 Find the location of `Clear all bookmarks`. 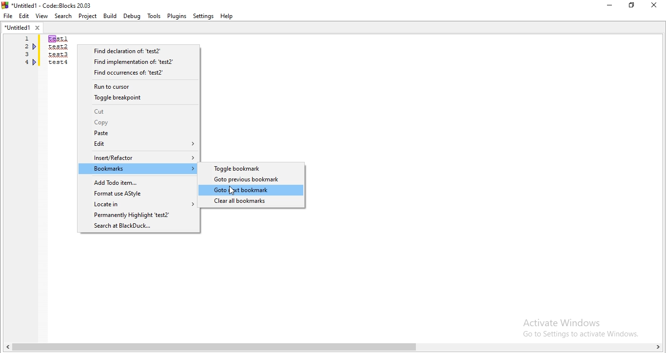

Clear all bookmarks is located at coordinates (252, 202).